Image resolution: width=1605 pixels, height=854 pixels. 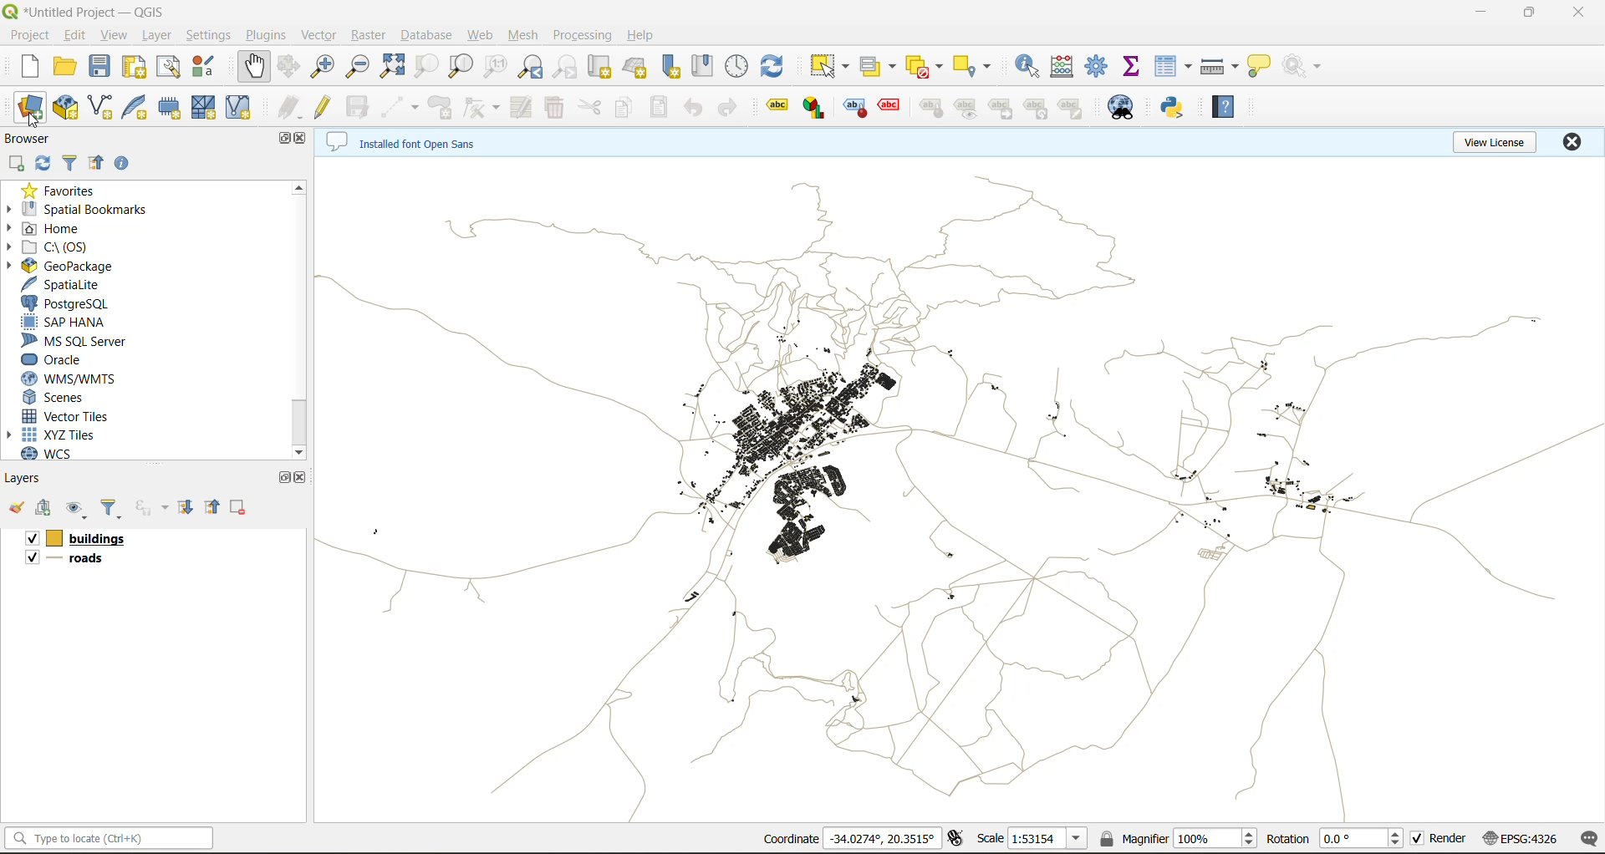 What do you see at coordinates (1133, 838) in the screenshot?
I see `magnifier` at bounding box center [1133, 838].